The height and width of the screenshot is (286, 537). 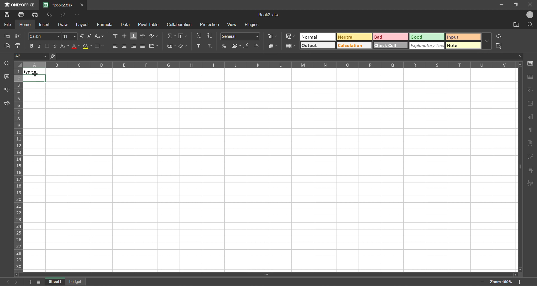 What do you see at coordinates (37, 15) in the screenshot?
I see `quick print` at bounding box center [37, 15].